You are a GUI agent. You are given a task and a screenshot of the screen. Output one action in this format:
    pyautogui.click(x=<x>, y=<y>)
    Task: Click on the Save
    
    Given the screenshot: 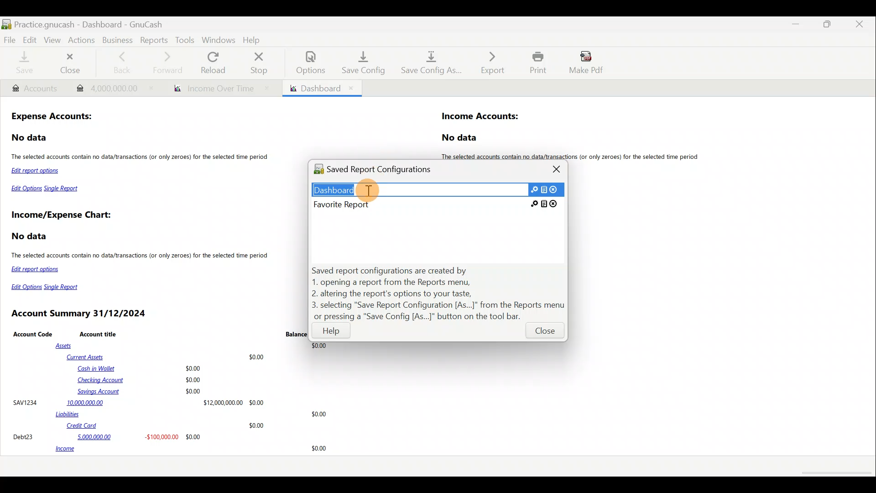 What is the action you would take?
    pyautogui.click(x=24, y=64)
    